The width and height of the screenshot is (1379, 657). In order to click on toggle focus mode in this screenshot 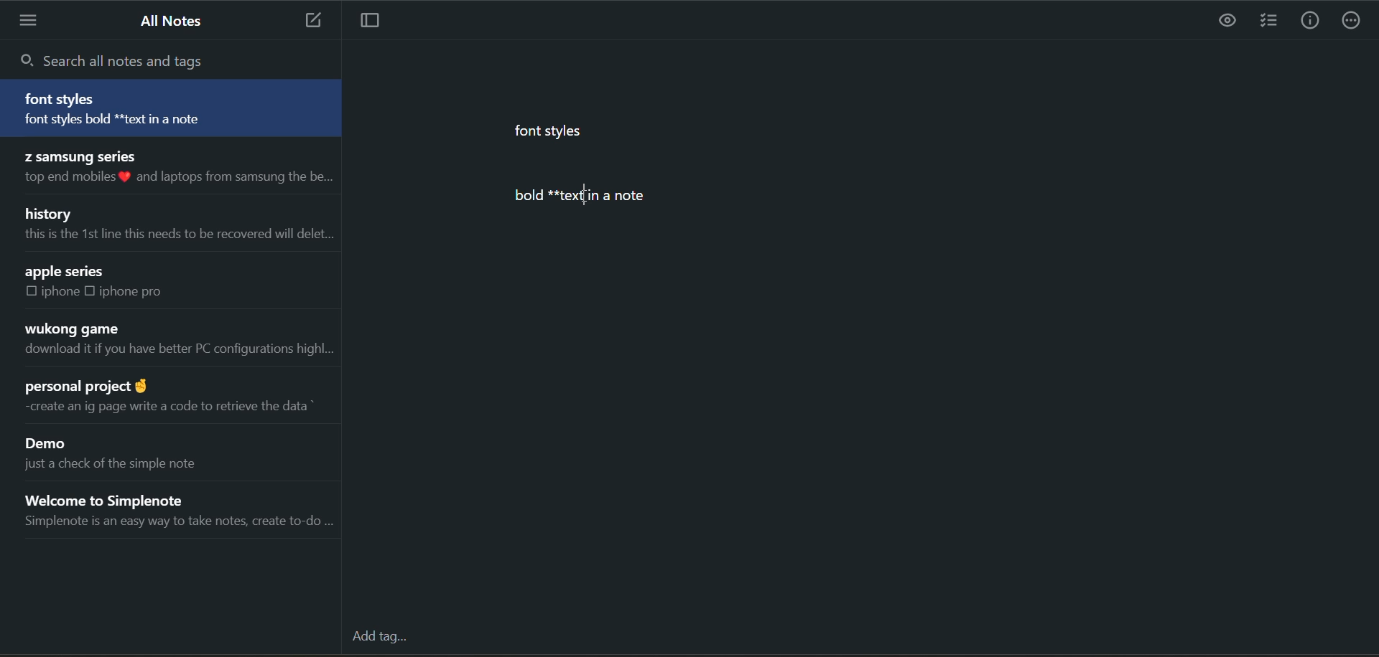, I will do `click(377, 22)`.